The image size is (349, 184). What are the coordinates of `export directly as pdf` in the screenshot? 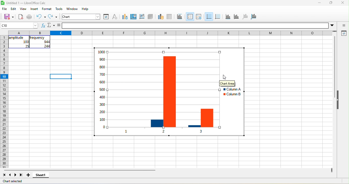 It's located at (21, 17).